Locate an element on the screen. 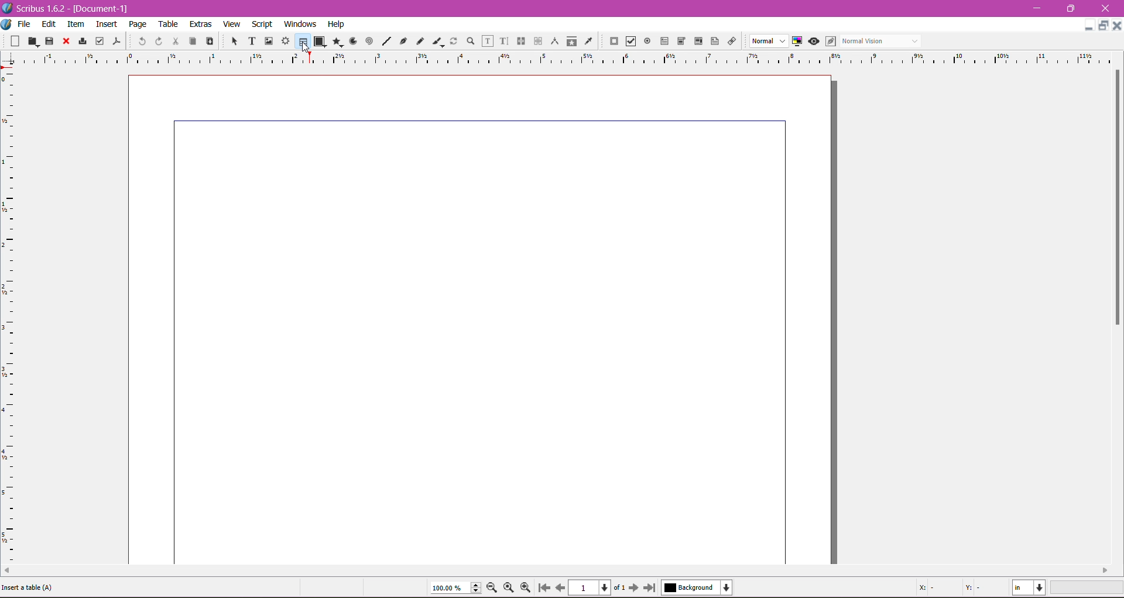 The height and width of the screenshot is (598, 1124). Insert is located at coordinates (107, 22).